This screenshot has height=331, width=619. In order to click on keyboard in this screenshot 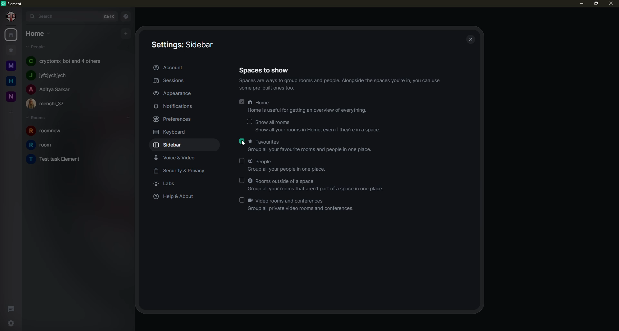, I will do `click(170, 131)`.